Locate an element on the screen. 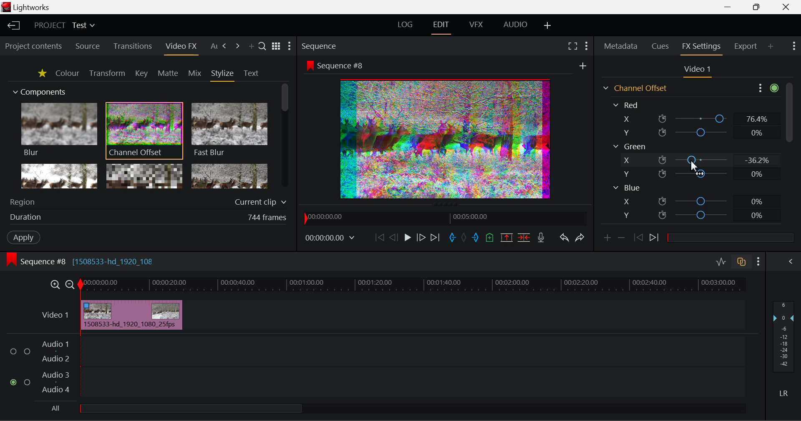  Delete/Cut is located at coordinates (525, 238).